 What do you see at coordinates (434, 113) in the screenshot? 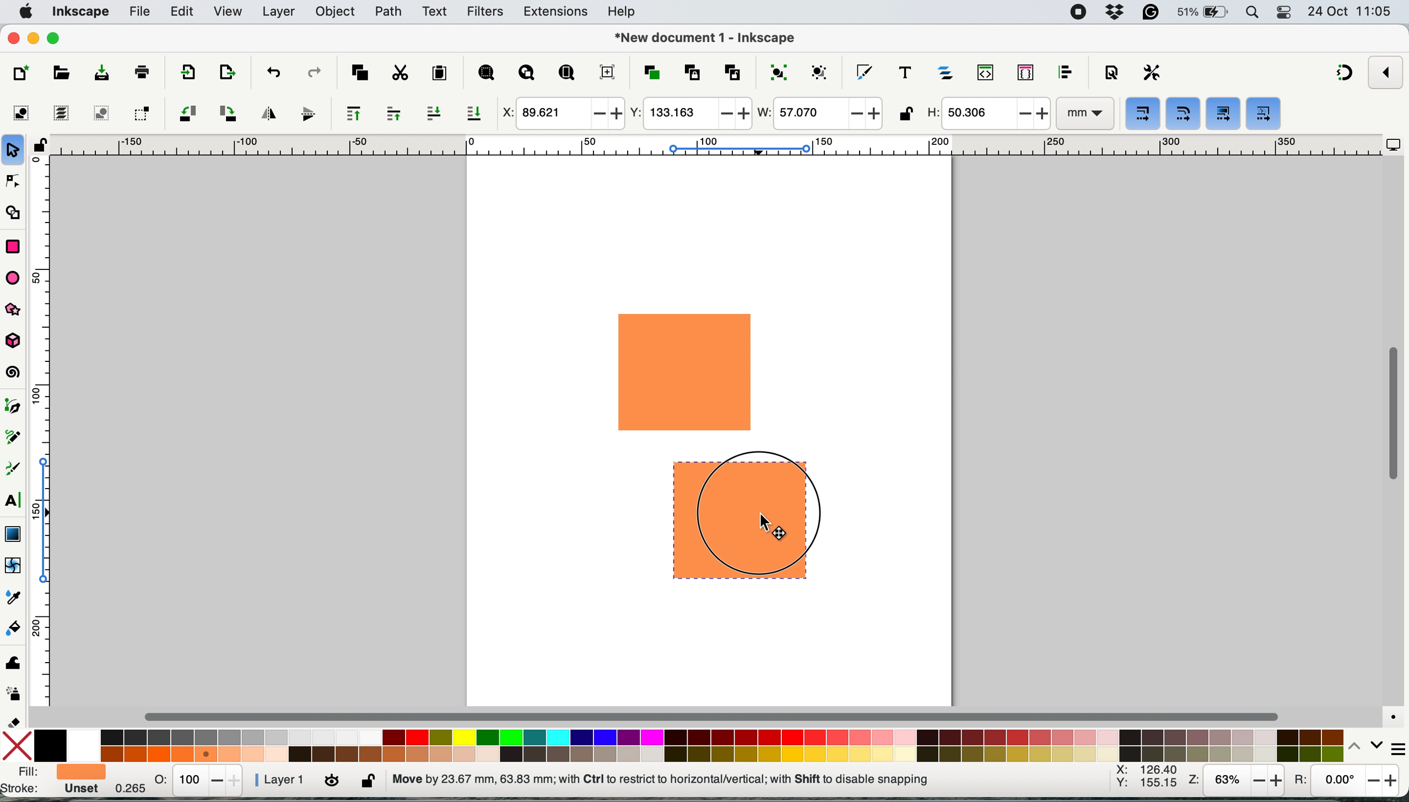
I see `lower selection one step` at bounding box center [434, 113].